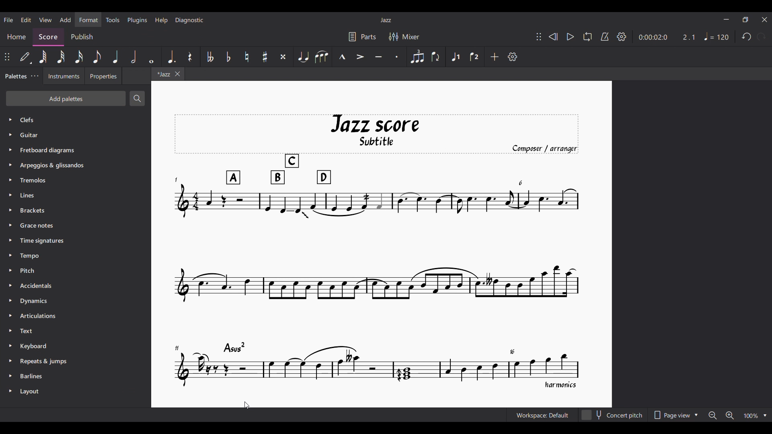 Image resolution: width=772 pixels, height=434 pixels. What do you see at coordinates (765, 20) in the screenshot?
I see `Close interface` at bounding box center [765, 20].